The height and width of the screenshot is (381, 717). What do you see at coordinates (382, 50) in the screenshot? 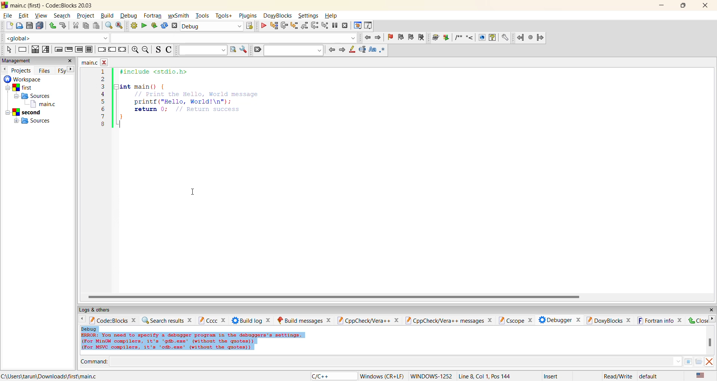
I see `use regex` at bounding box center [382, 50].